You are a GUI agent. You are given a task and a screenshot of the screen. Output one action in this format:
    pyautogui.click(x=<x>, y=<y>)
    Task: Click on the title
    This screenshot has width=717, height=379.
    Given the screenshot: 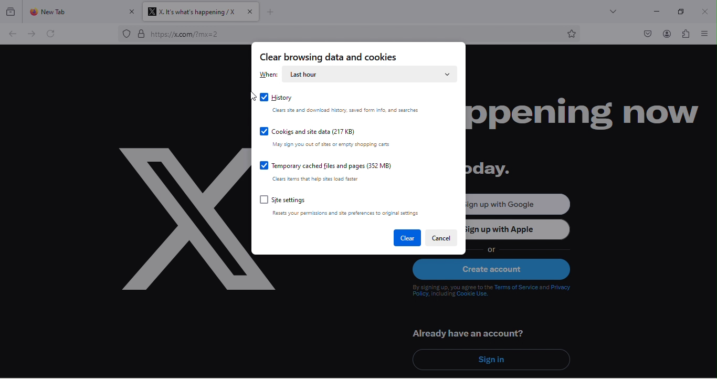 What is the action you would take?
    pyautogui.click(x=200, y=12)
    